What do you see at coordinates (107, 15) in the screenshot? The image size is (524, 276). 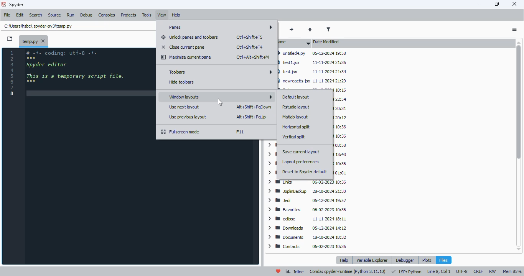 I see `consoles` at bounding box center [107, 15].